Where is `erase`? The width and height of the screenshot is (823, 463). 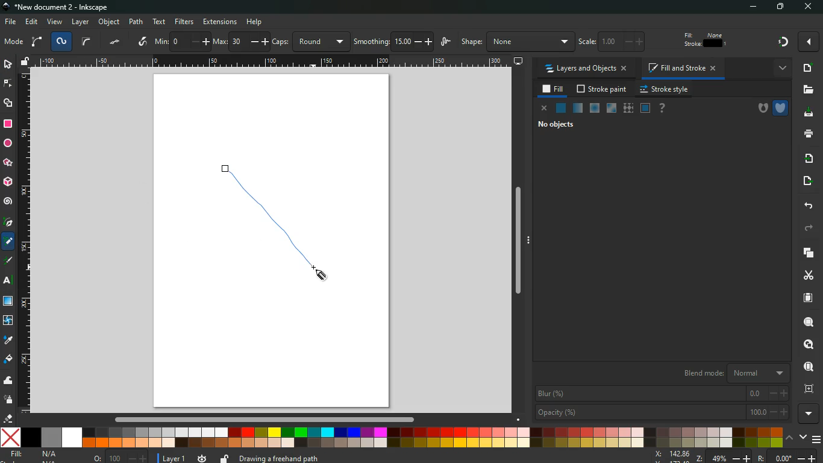 erase is located at coordinates (8, 419).